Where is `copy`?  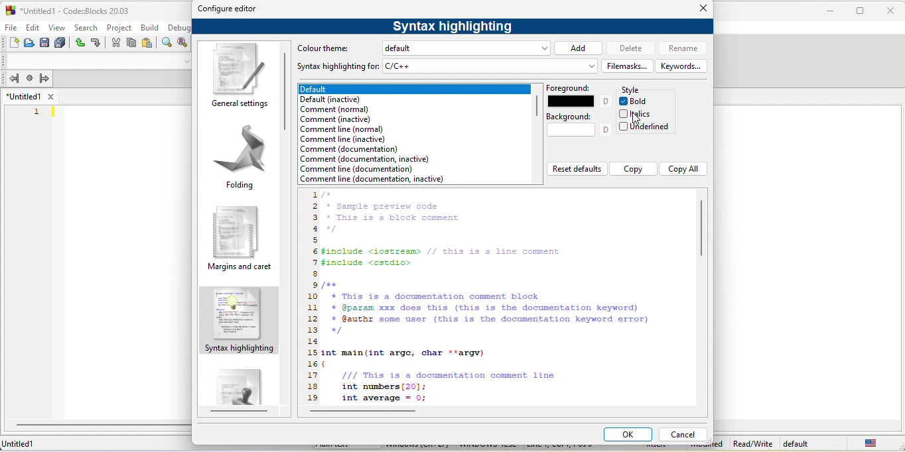
copy is located at coordinates (131, 42).